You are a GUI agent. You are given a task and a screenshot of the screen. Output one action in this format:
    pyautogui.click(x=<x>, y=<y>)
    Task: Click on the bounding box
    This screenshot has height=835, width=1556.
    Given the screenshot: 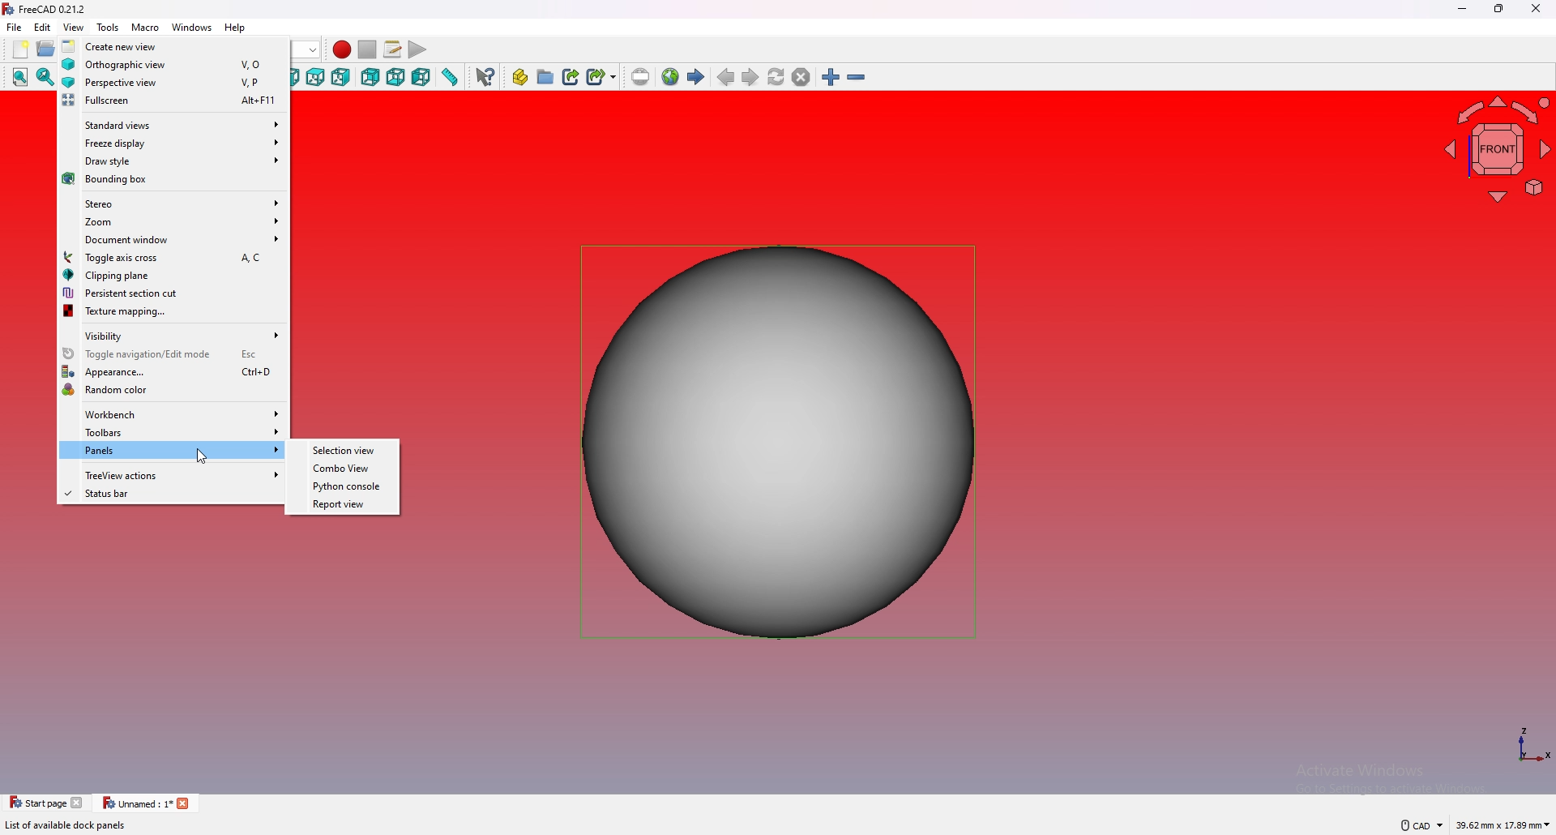 What is the action you would take?
    pyautogui.click(x=174, y=180)
    